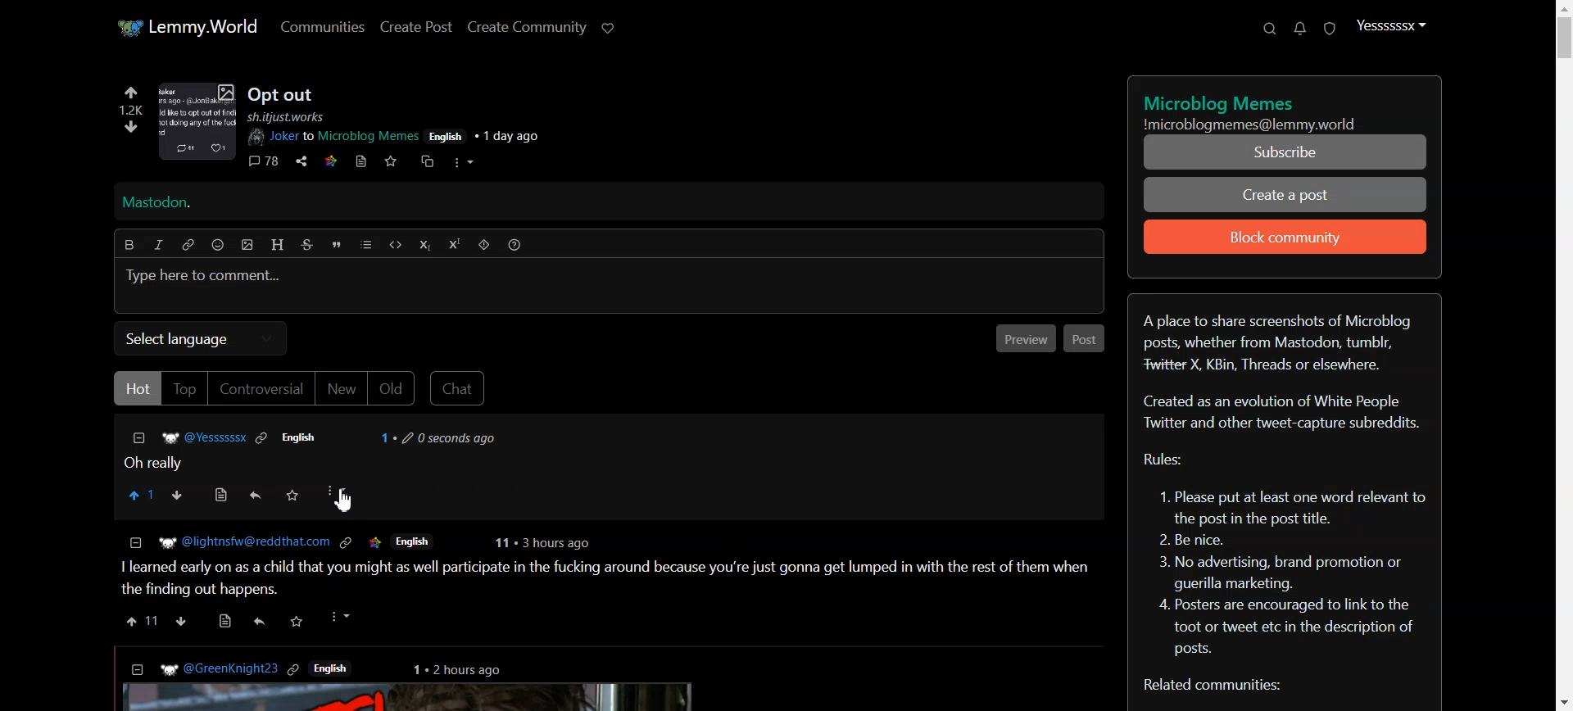 The image size is (1573, 711). Describe the element at coordinates (1329, 29) in the screenshot. I see `Unread report` at that location.